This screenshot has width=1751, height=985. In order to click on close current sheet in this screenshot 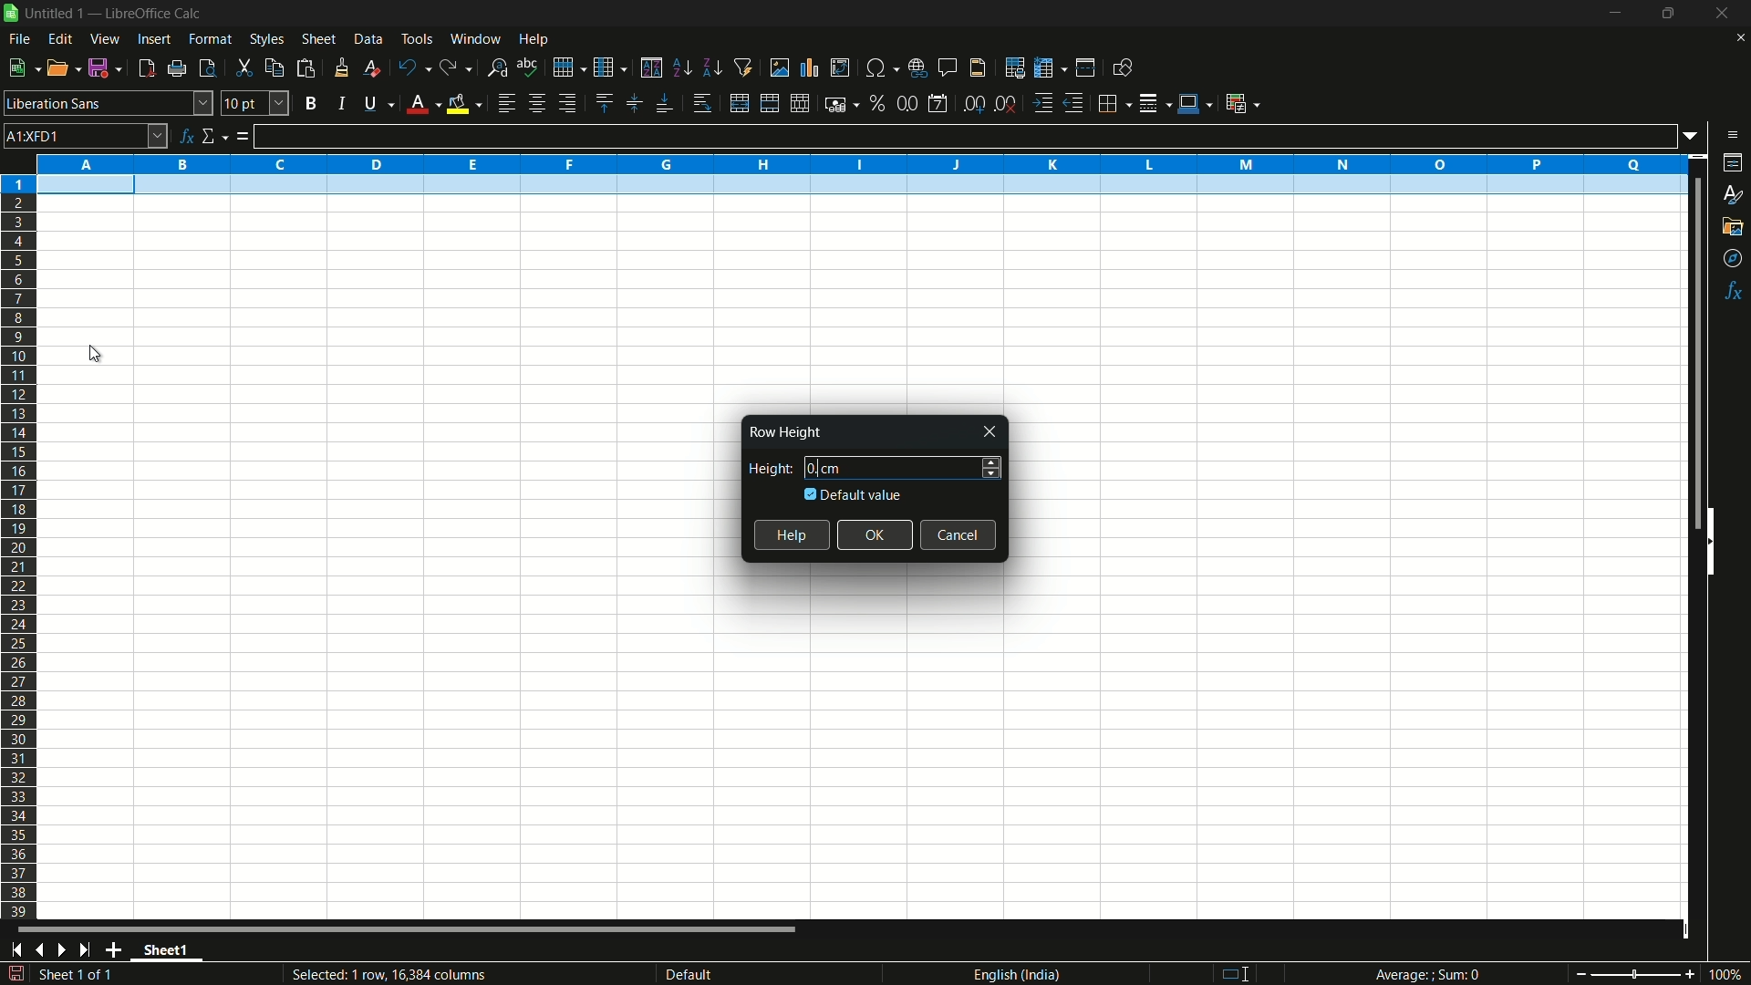, I will do `click(1738, 42)`.